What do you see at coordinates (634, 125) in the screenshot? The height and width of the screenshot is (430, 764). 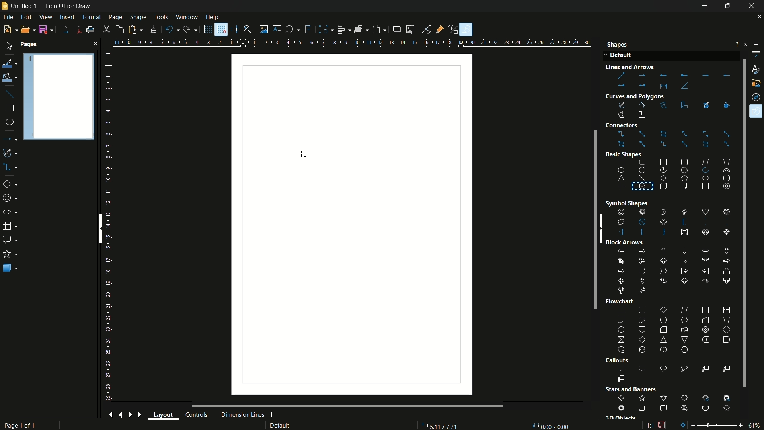 I see `Connectors` at bounding box center [634, 125].